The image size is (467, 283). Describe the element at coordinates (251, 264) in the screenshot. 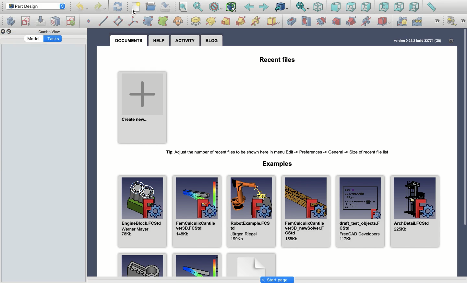

I see `Example 3` at that location.